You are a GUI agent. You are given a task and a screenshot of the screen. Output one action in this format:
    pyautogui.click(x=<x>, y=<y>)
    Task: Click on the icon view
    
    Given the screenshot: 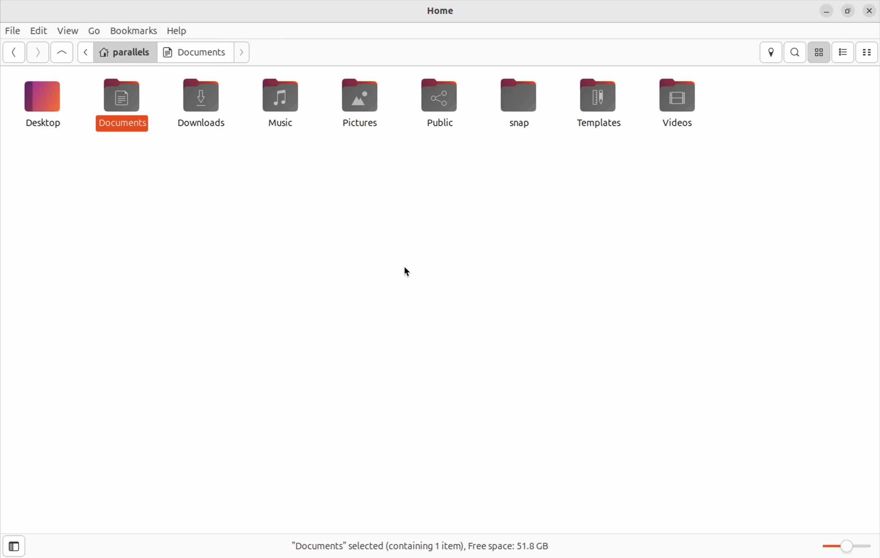 What is the action you would take?
    pyautogui.click(x=820, y=52)
    